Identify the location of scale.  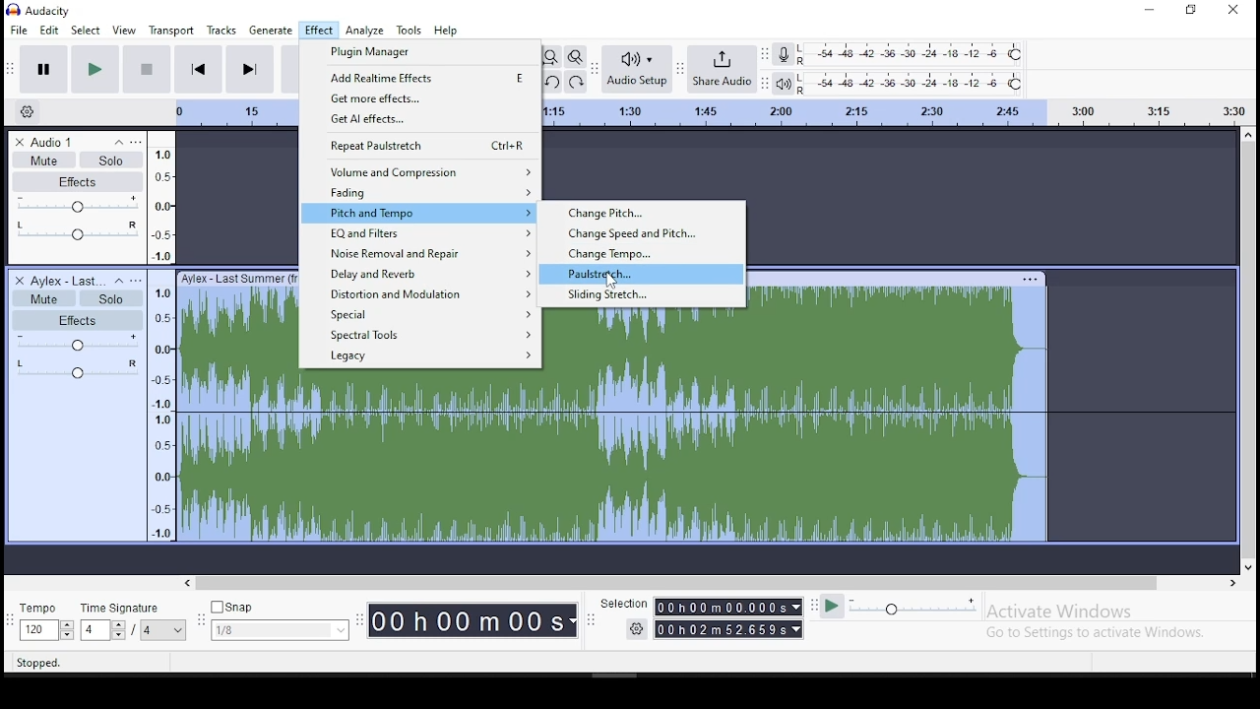
(898, 110).